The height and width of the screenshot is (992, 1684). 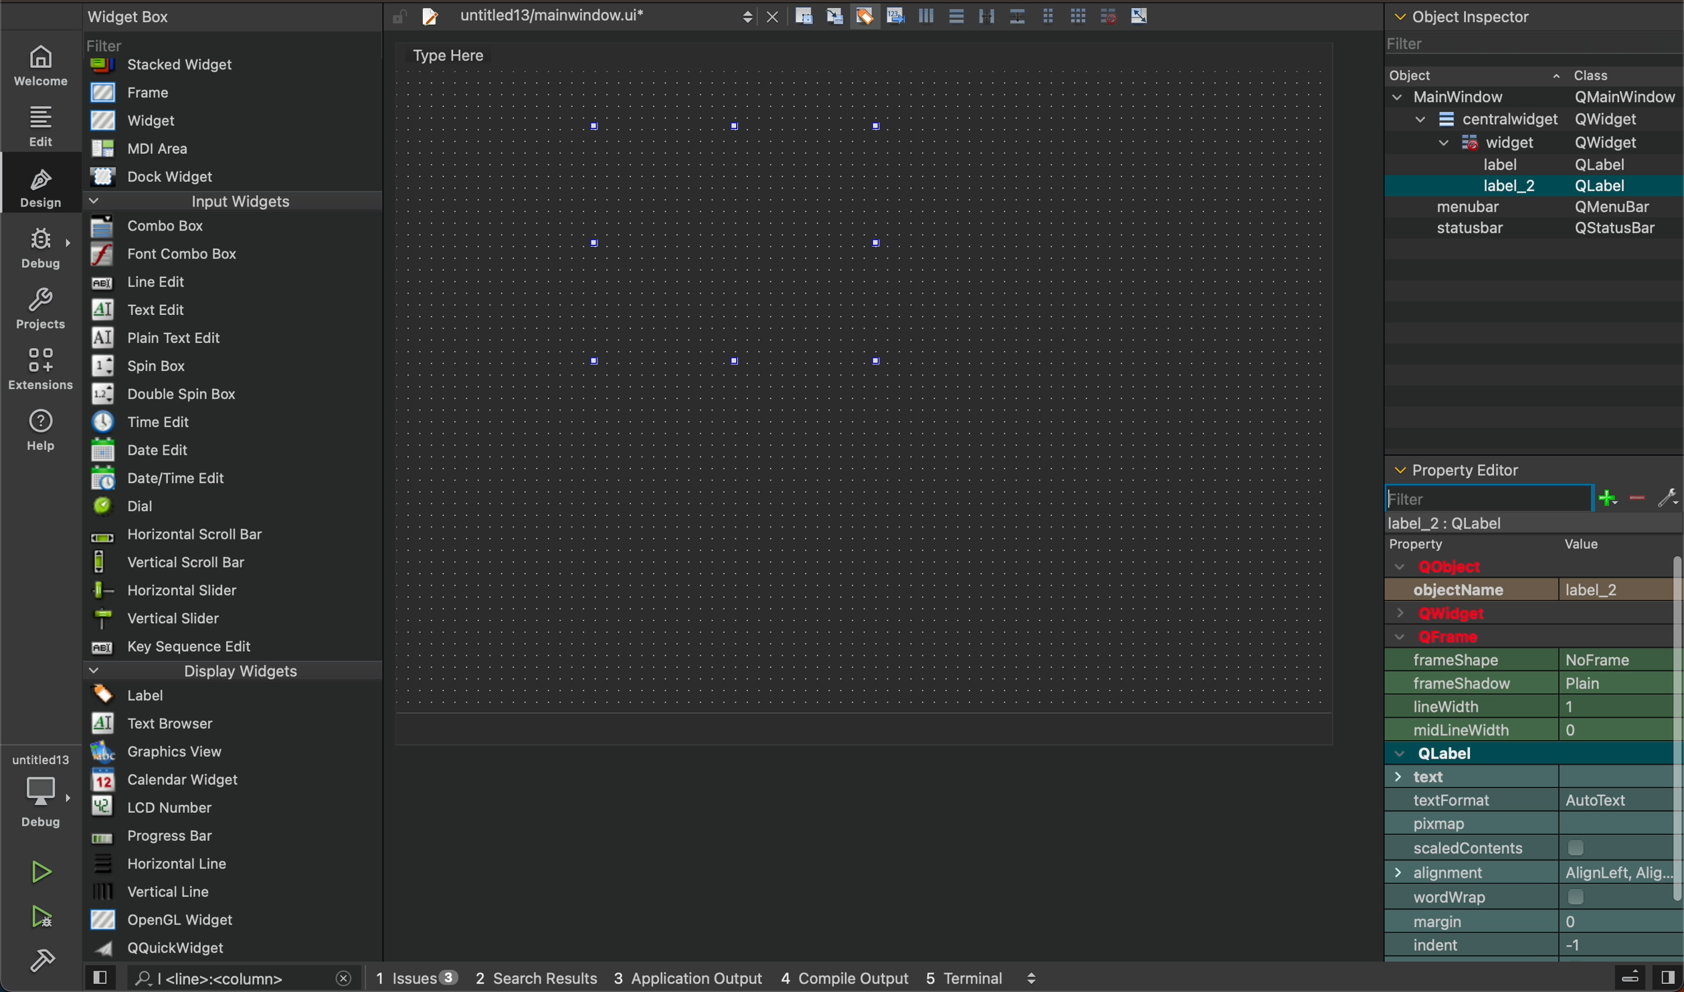 I want to click on , so click(x=1631, y=978).